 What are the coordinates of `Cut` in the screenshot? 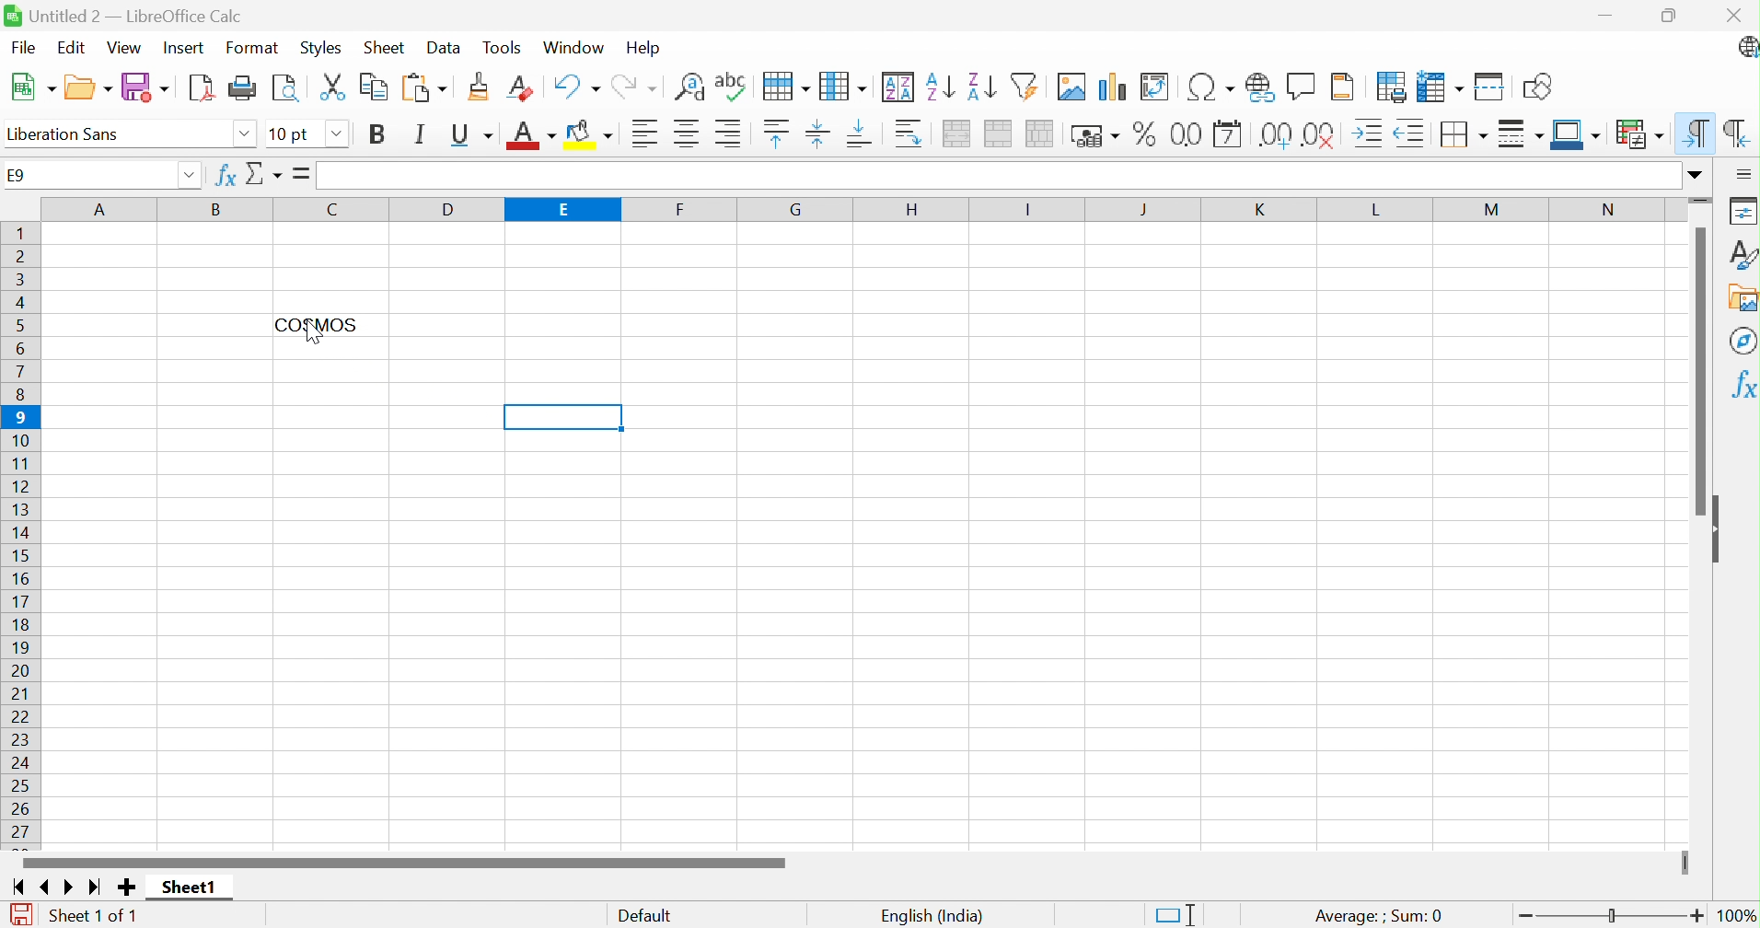 It's located at (331, 87).